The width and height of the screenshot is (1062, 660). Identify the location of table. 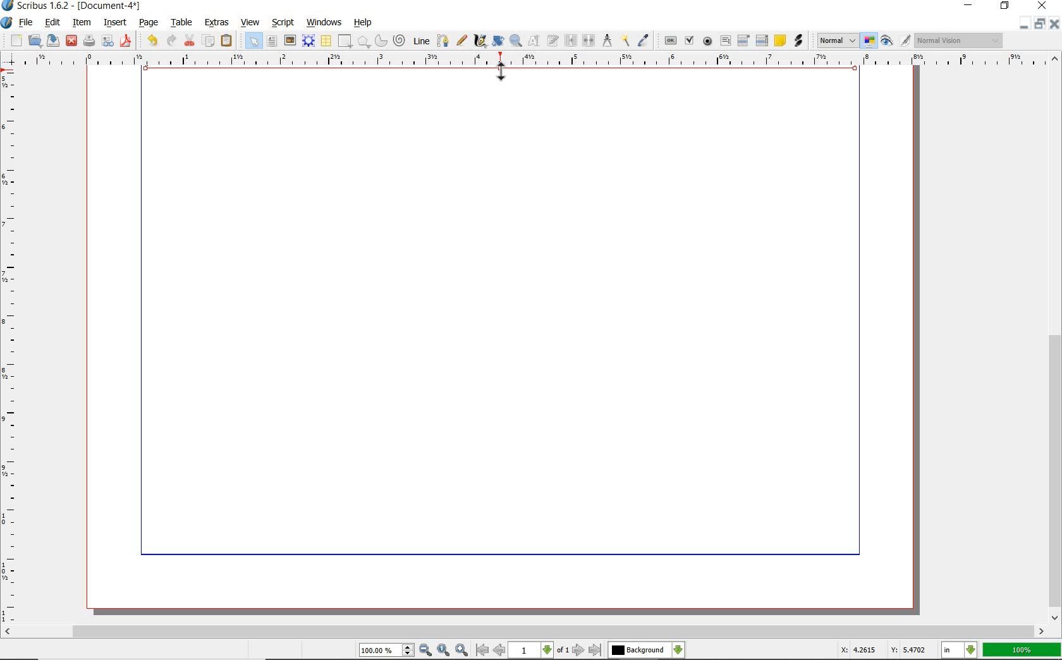
(326, 41).